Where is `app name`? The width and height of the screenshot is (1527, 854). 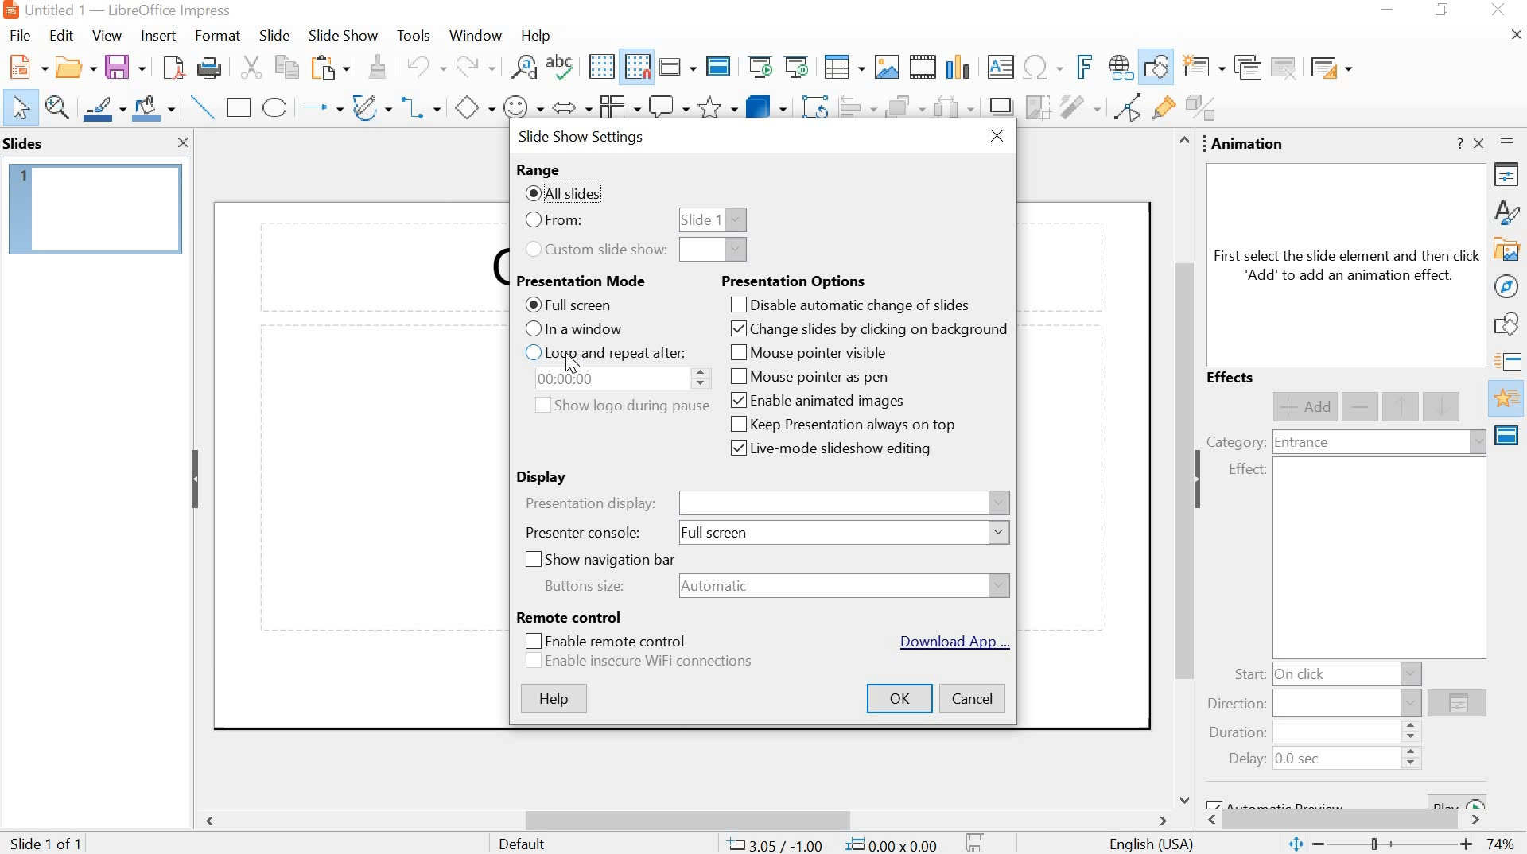 app name is located at coordinates (170, 10).